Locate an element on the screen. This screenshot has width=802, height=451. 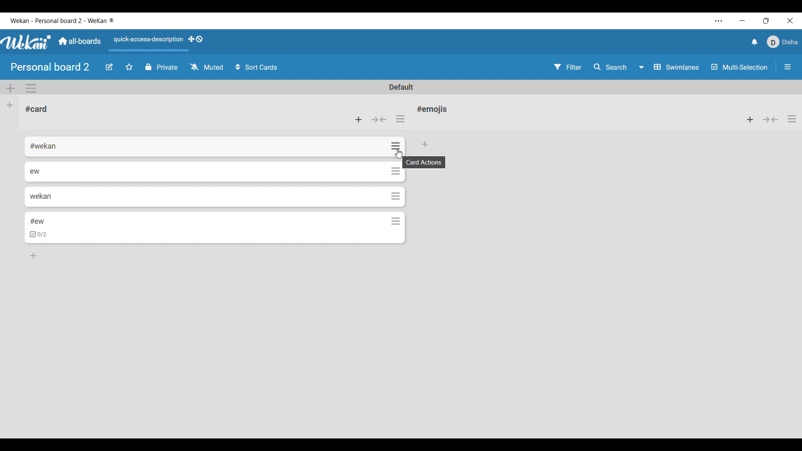
Close interface  is located at coordinates (790, 20).